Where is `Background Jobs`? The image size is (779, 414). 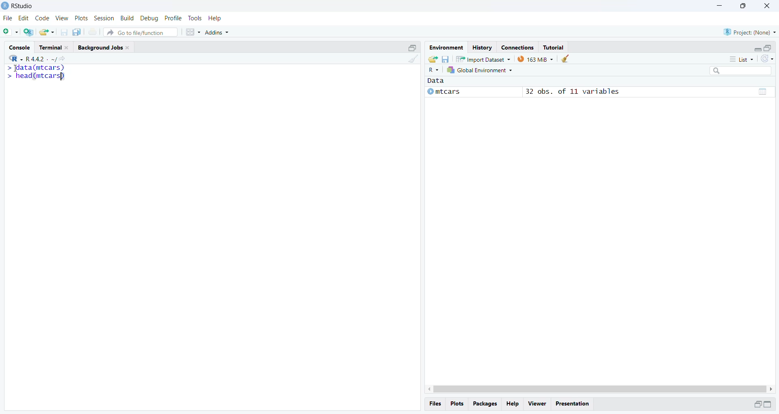 Background Jobs is located at coordinates (100, 47).